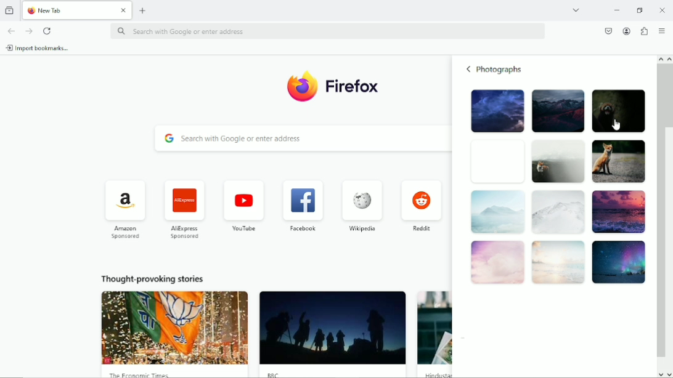 The width and height of the screenshot is (673, 378). Describe the element at coordinates (608, 31) in the screenshot. I see `Save to pocket` at that location.